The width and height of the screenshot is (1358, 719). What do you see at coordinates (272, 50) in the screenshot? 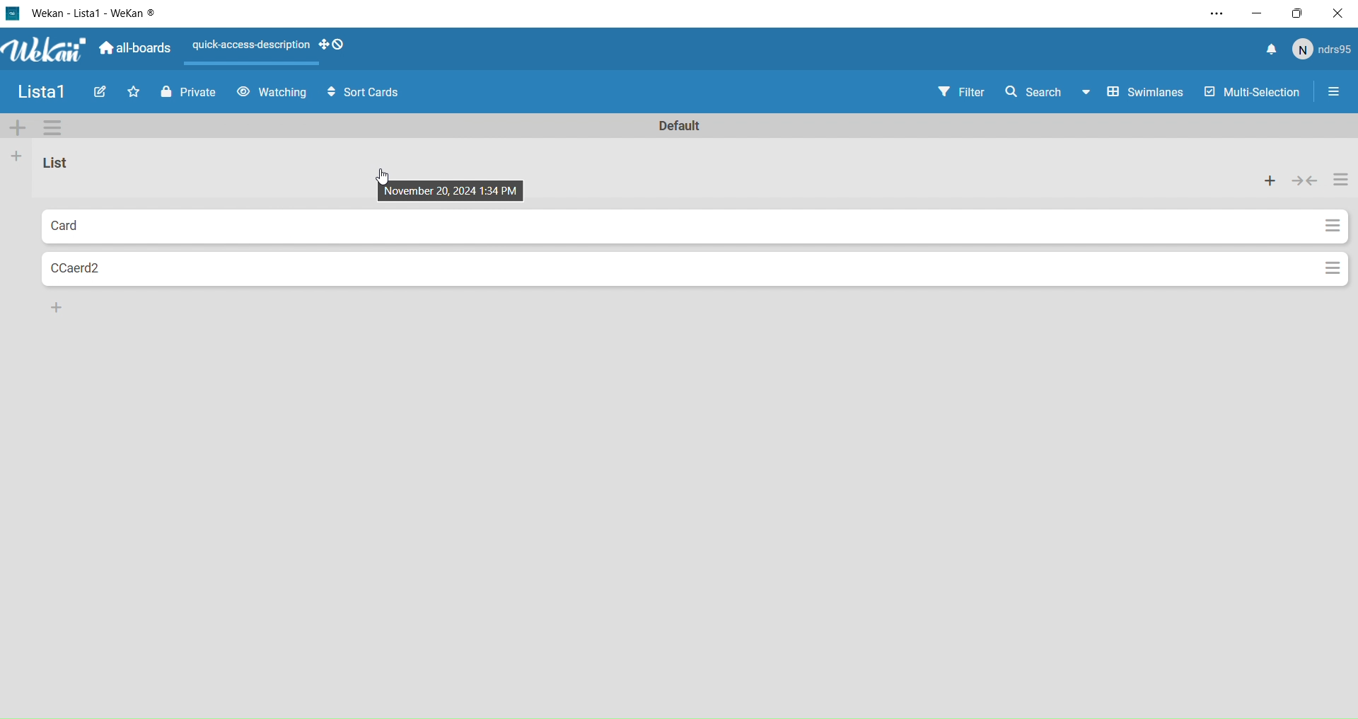
I see `layout options` at bounding box center [272, 50].